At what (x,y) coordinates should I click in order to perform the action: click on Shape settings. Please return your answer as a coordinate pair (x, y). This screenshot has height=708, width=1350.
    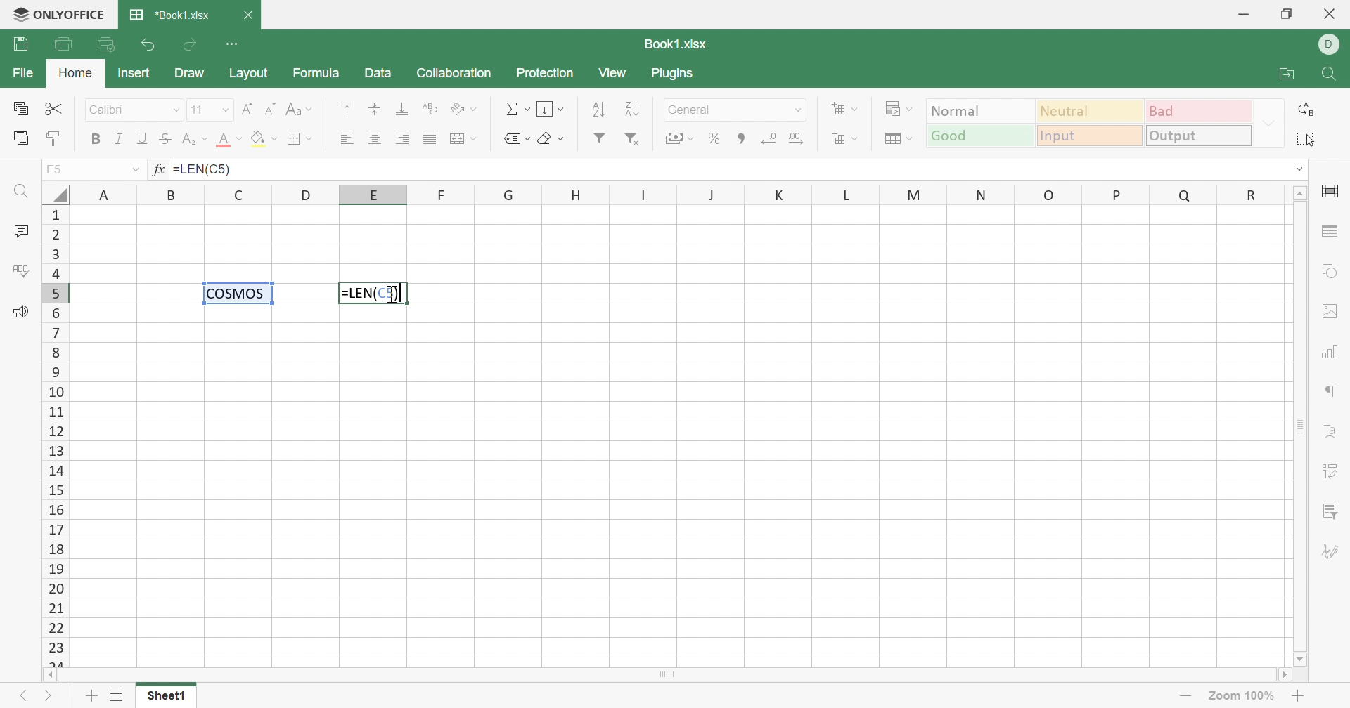
    Looking at the image, I should click on (1333, 273).